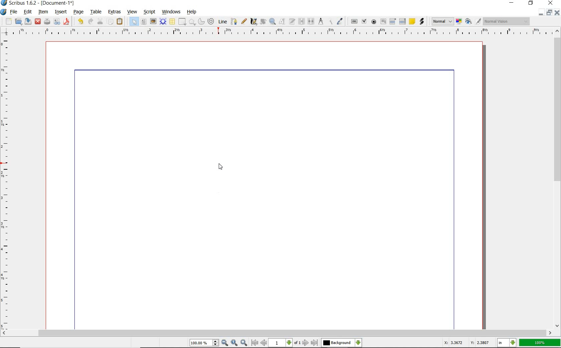 Image resolution: width=561 pixels, height=348 pixels. What do you see at coordinates (341, 21) in the screenshot?
I see `eye dropper` at bounding box center [341, 21].